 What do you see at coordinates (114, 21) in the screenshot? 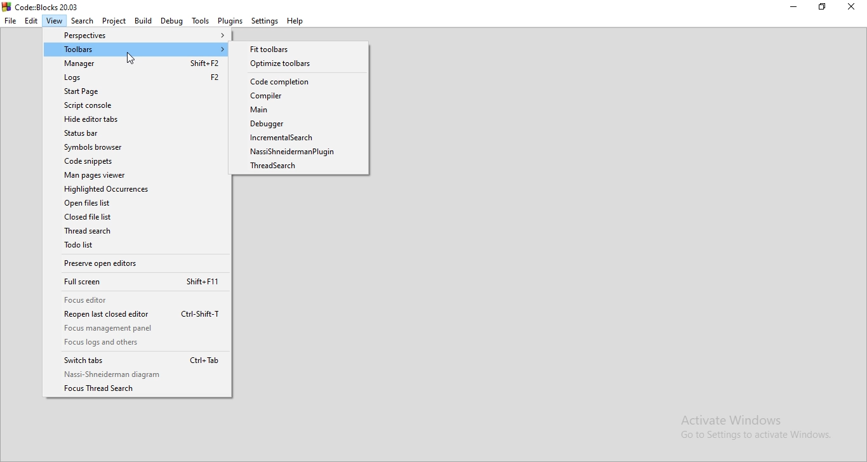
I see `Project ` at bounding box center [114, 21].